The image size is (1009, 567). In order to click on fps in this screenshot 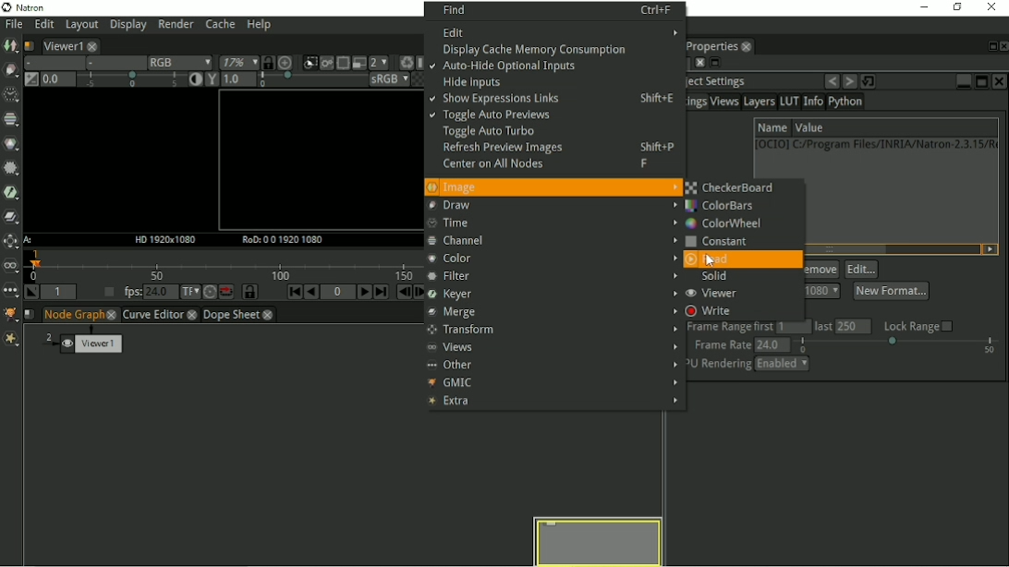, I will do `click(148, 292)`.